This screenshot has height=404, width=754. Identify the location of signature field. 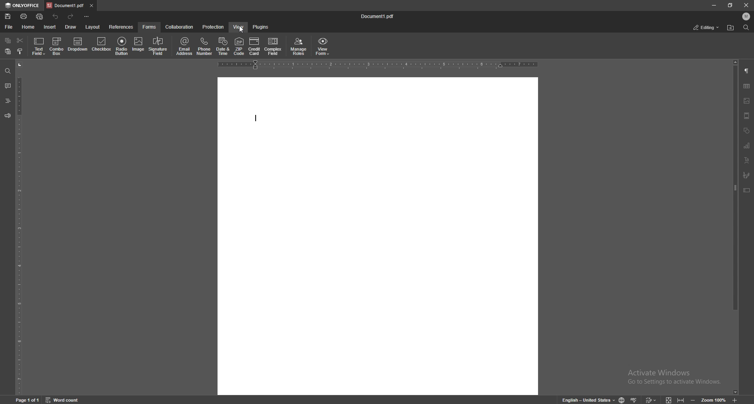
(158, 46).